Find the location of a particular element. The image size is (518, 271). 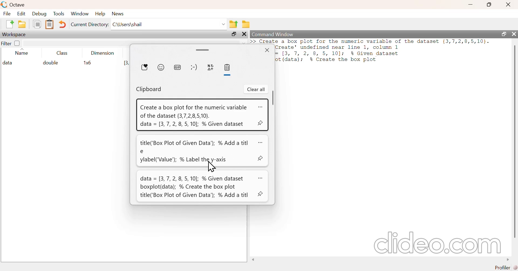

GIF is located at coordinates (176, 69).